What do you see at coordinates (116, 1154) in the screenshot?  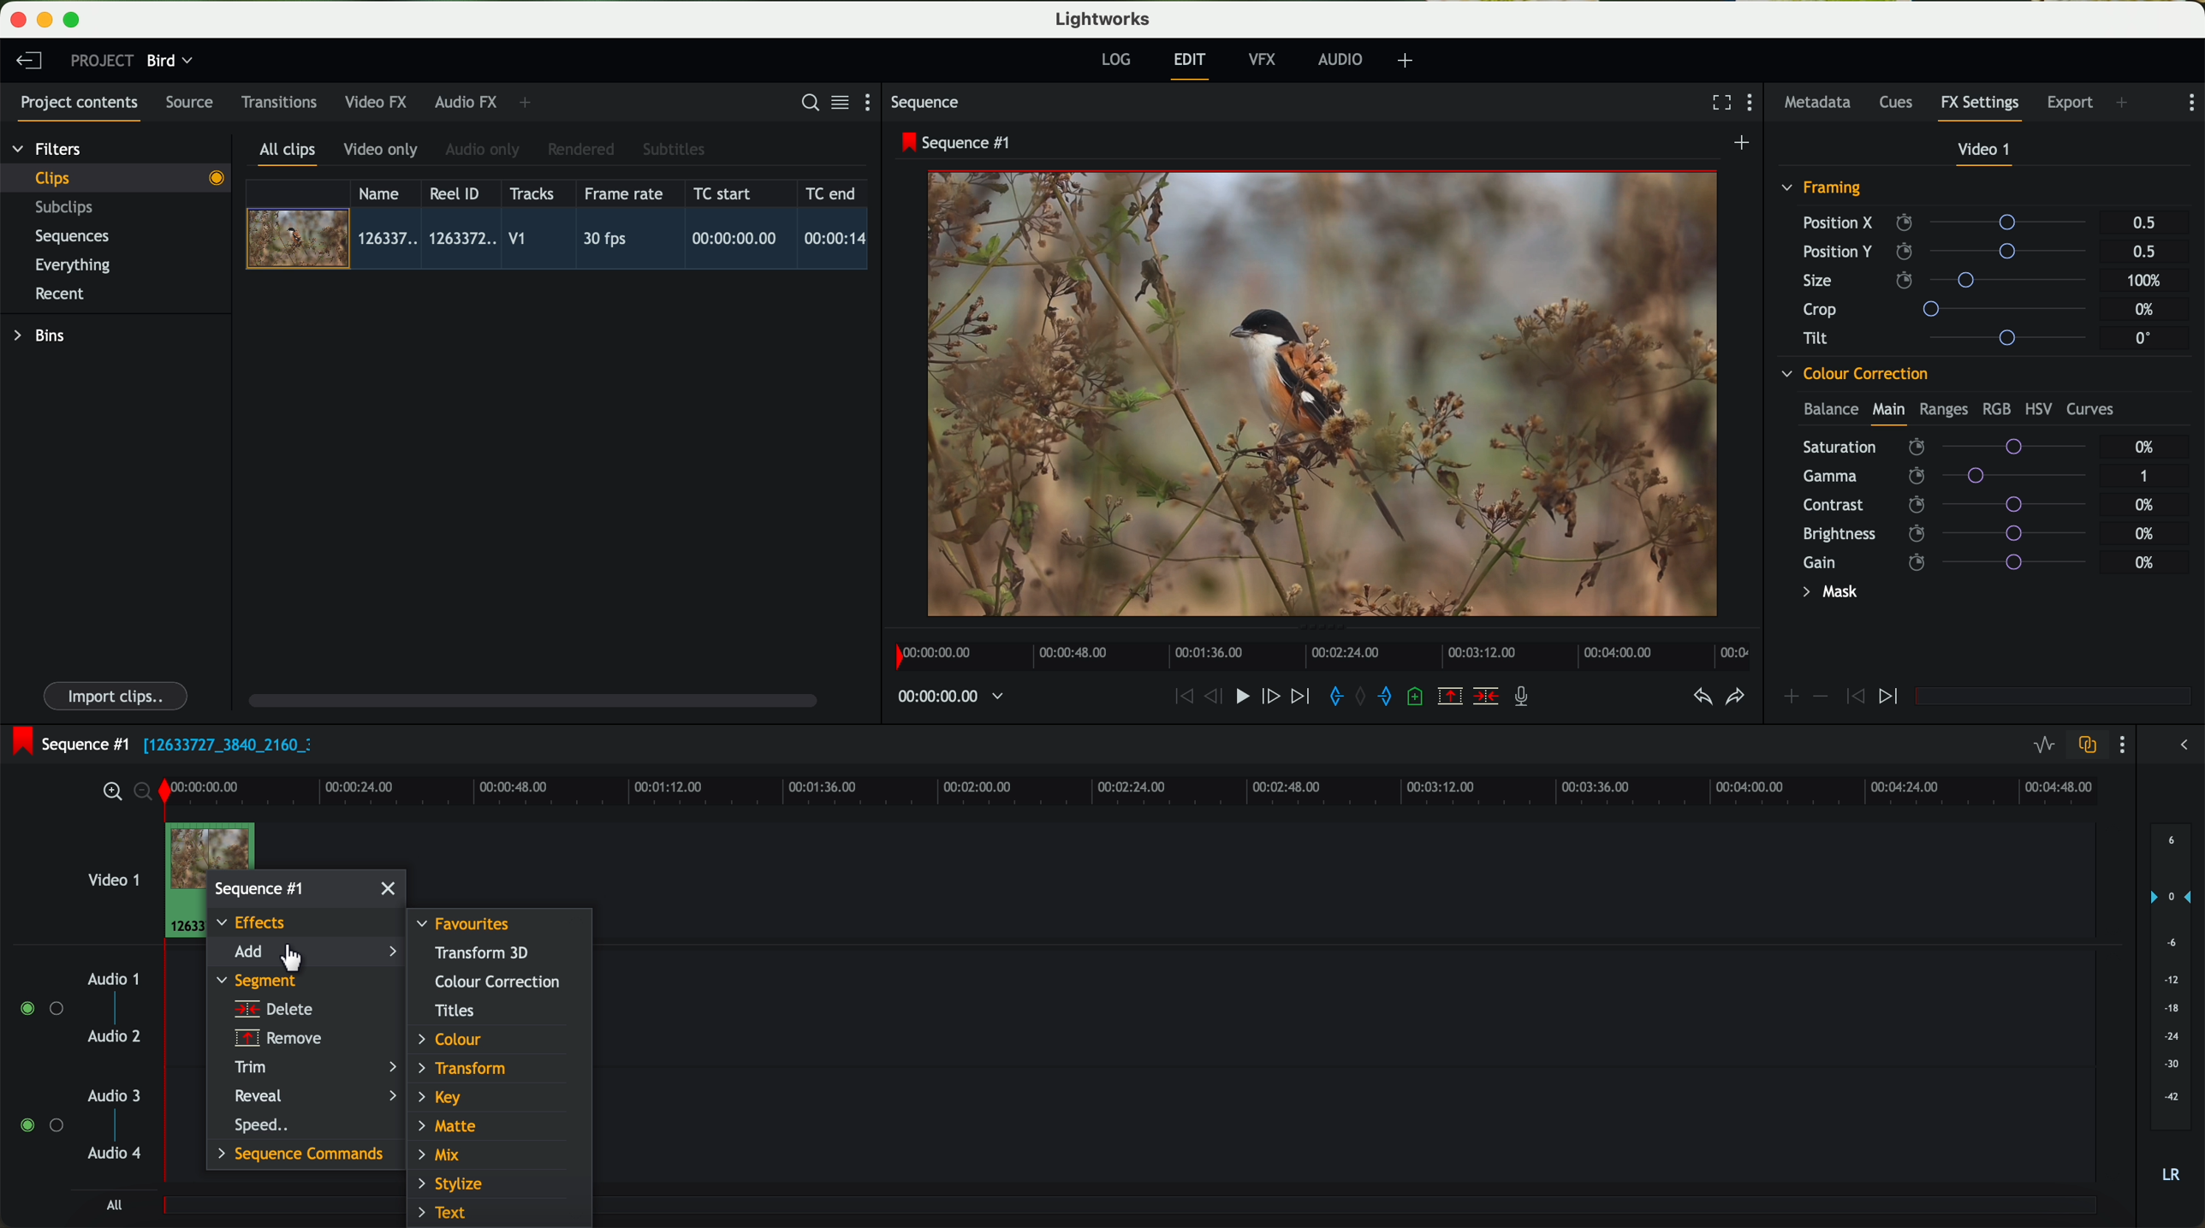 I see `audio 4` at bounding box center [116, 1154].